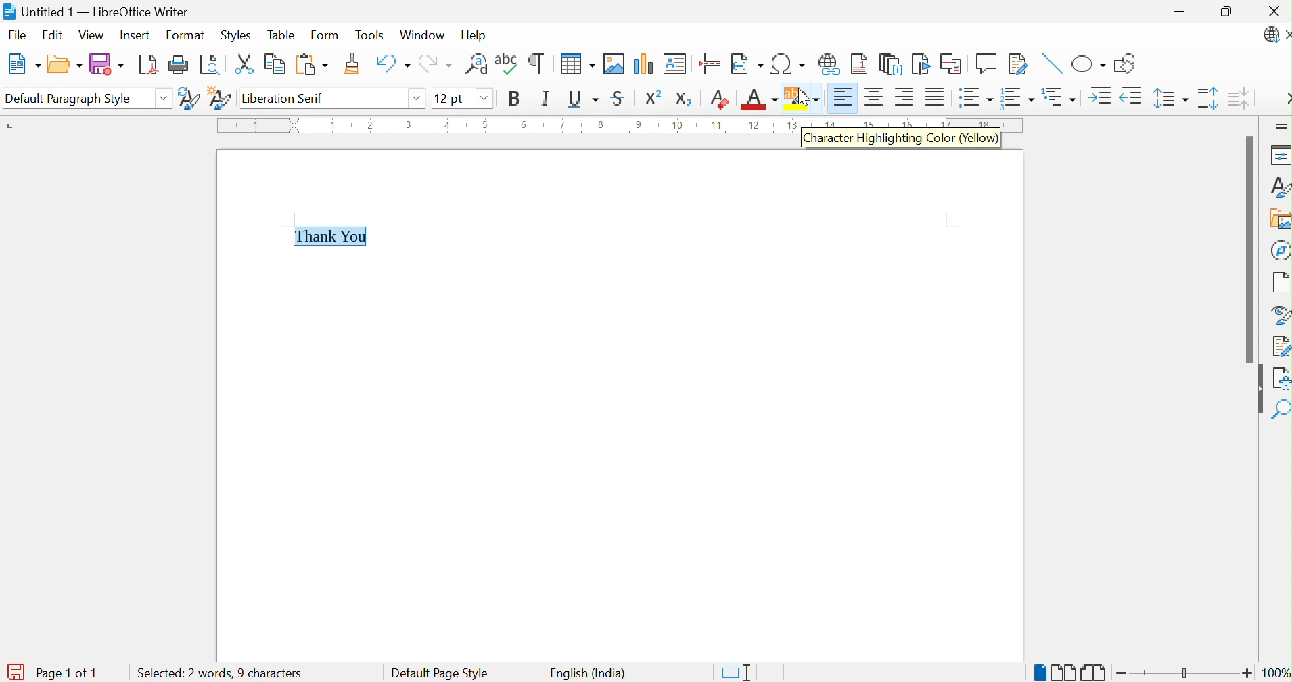 The width and height of the screenshot is (1292, 682). What do you see at coordinates (1207, 101) in the screenshot?
I see `Increase Paragraph Spacing` at bounding box center [1207, 101].